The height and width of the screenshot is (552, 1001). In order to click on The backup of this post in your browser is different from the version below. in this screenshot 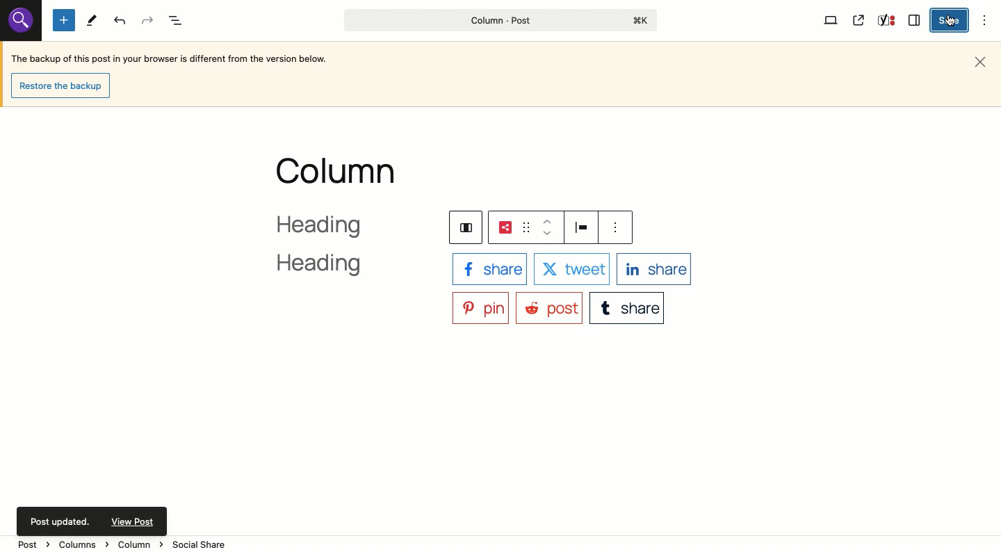, I will do `click(170, 60)`.